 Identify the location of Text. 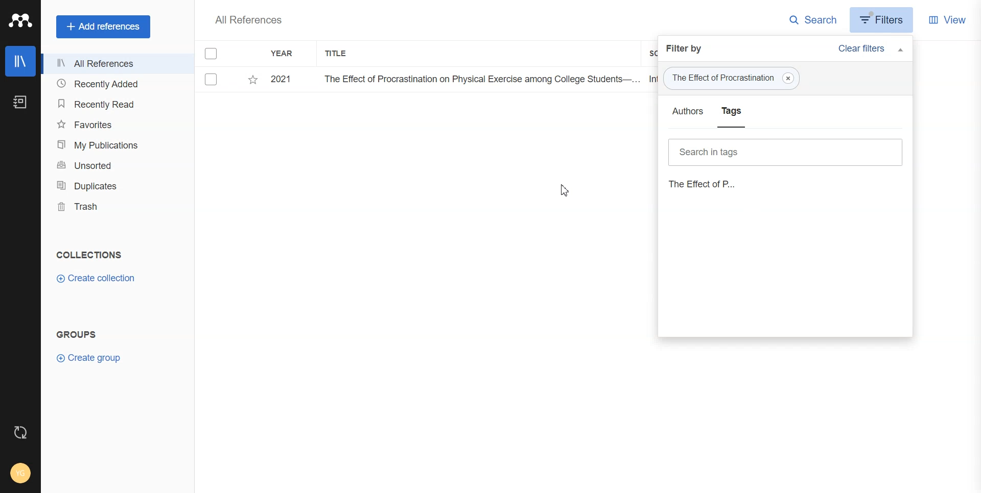
(249, 20).